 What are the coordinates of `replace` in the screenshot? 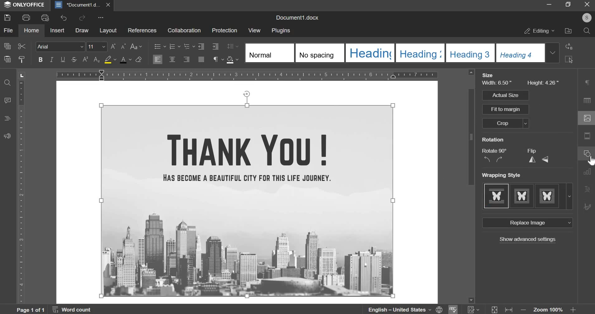 It's located at (569, 46).